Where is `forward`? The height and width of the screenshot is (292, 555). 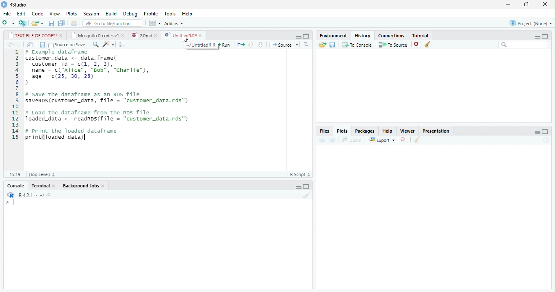 forward is located at coordinates (332, 140).